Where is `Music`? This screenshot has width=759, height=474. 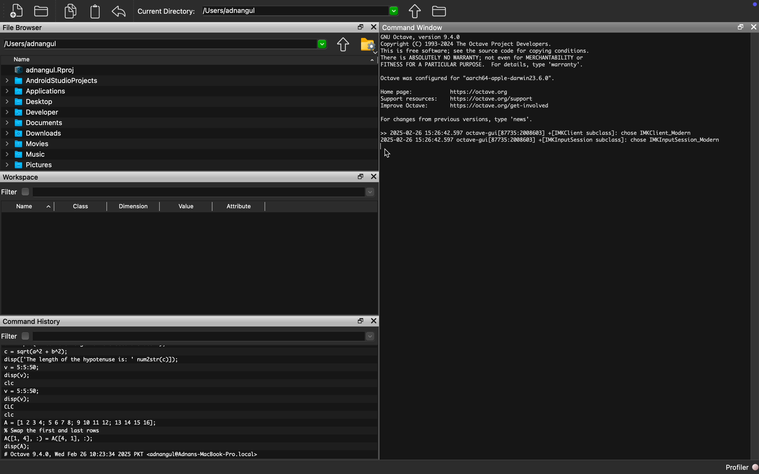
Music is located at coordinates (25, 154).